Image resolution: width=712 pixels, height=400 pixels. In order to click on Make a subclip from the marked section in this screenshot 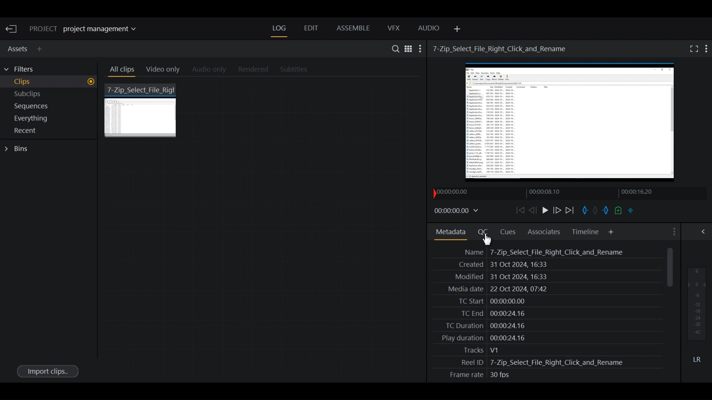, I will do `click(631, 210)`.